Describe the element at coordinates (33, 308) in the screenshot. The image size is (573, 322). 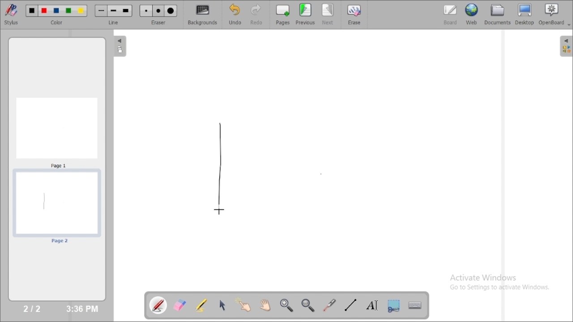
I see `2/2` at that location.